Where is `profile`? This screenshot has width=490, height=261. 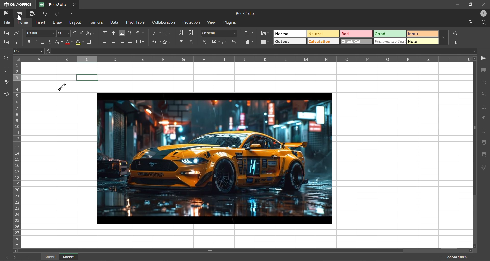
profile is located at coordinates (483, 14).